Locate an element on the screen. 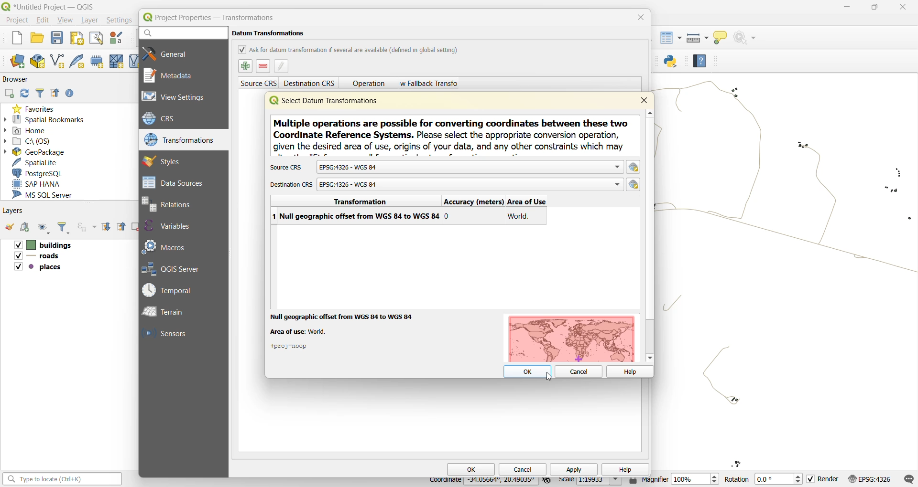 Image resolution: width=918 pixels, height=487 pixels. areas of use: world is located at coordinates (307, 333).